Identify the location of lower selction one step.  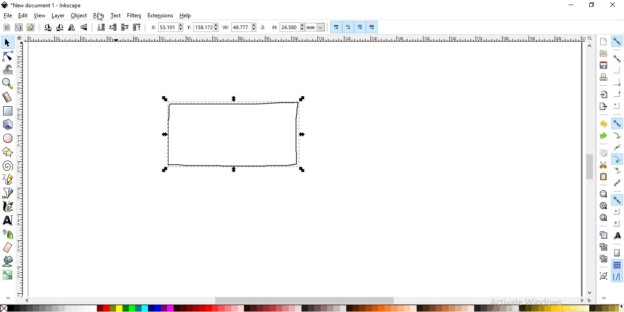
(112, 27).